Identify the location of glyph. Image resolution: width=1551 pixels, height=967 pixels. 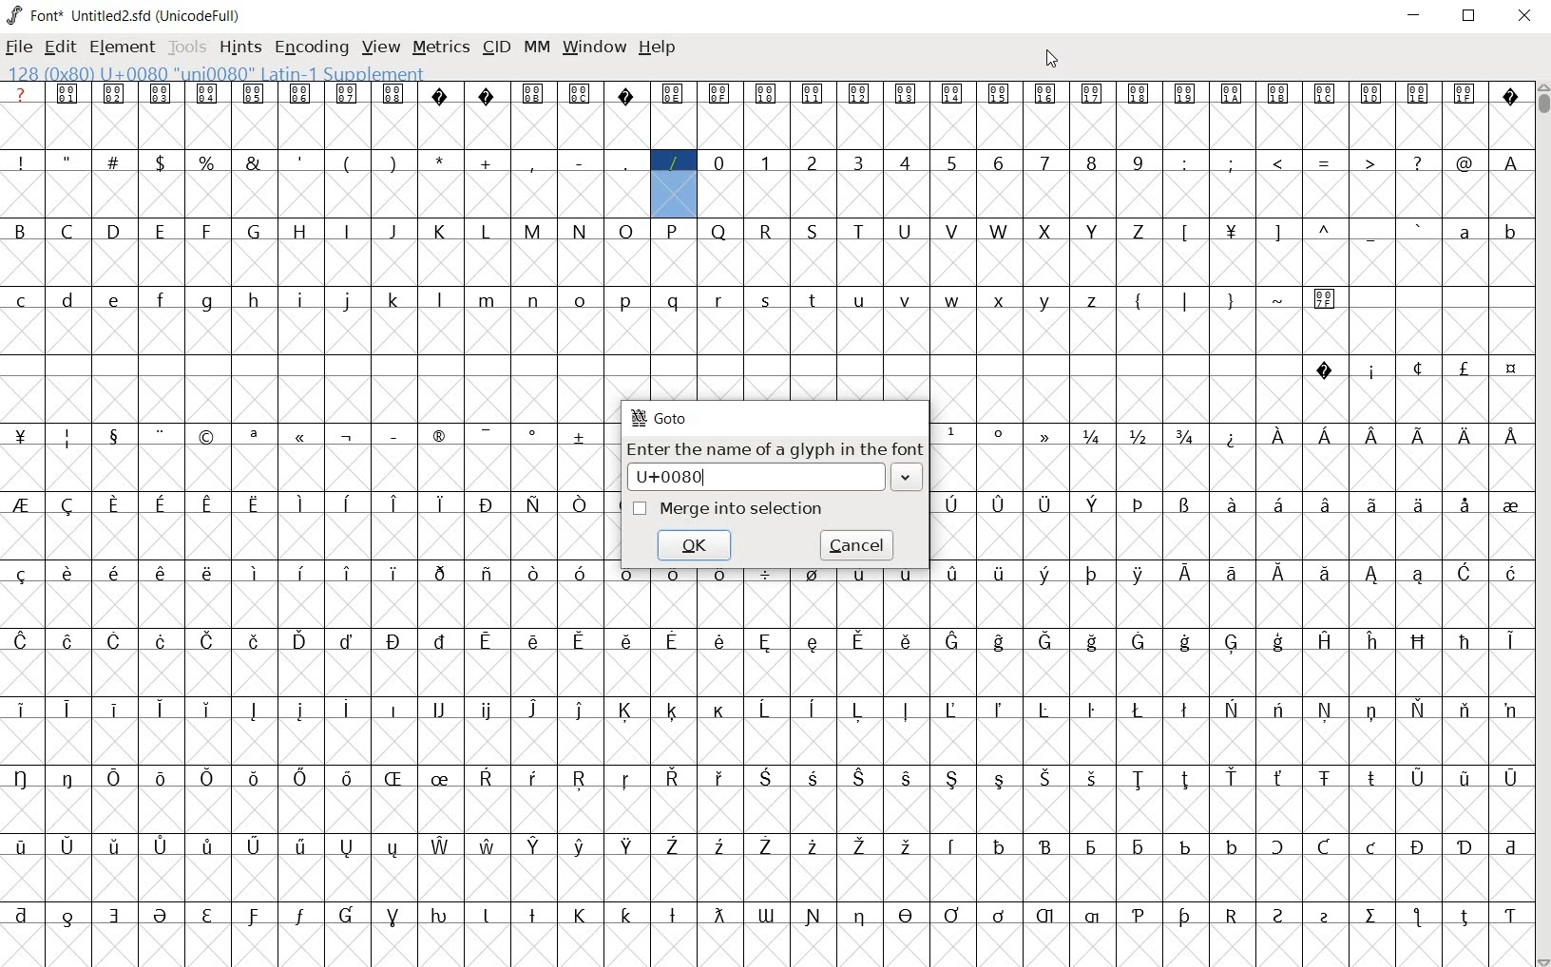
(1465, 781).